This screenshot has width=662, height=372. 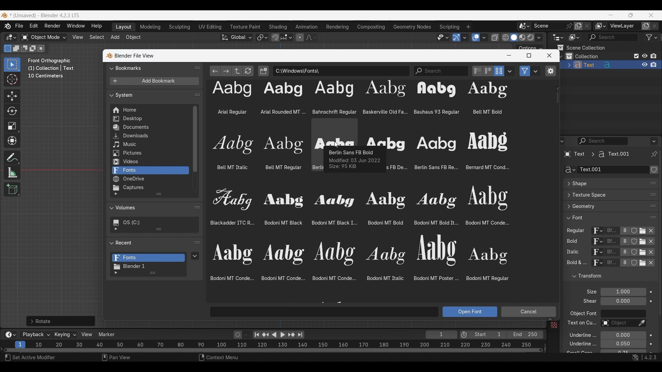 What do you see at coordinates (279, 27) in the screenshot?
I see `Shading workspace ` at bounding box center [279, 27].